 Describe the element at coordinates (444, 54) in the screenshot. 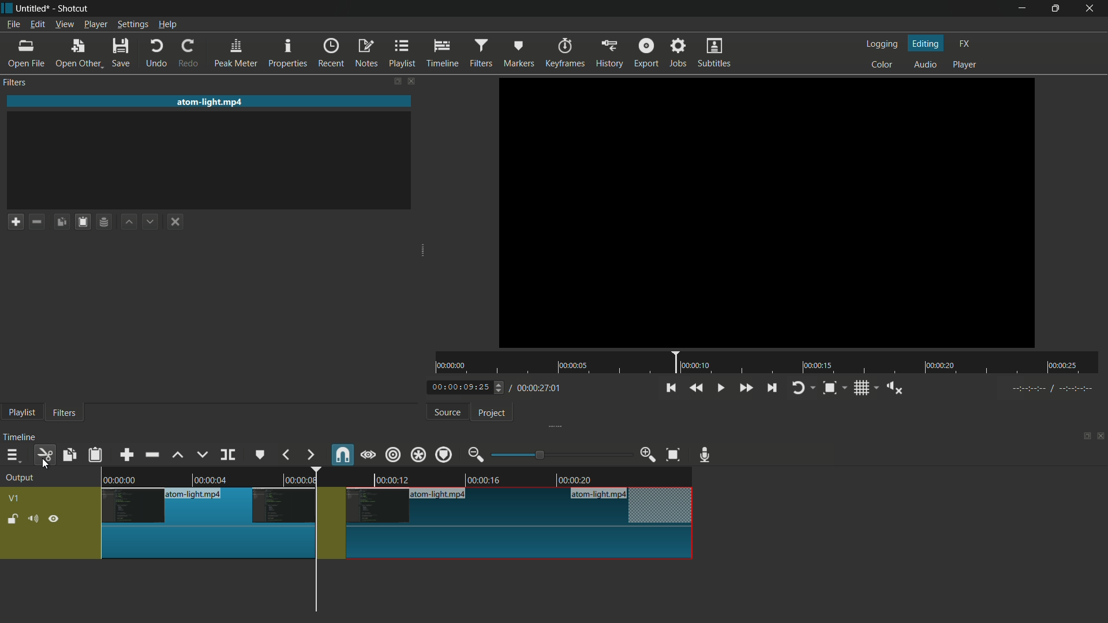

I see `timeline` at that location.